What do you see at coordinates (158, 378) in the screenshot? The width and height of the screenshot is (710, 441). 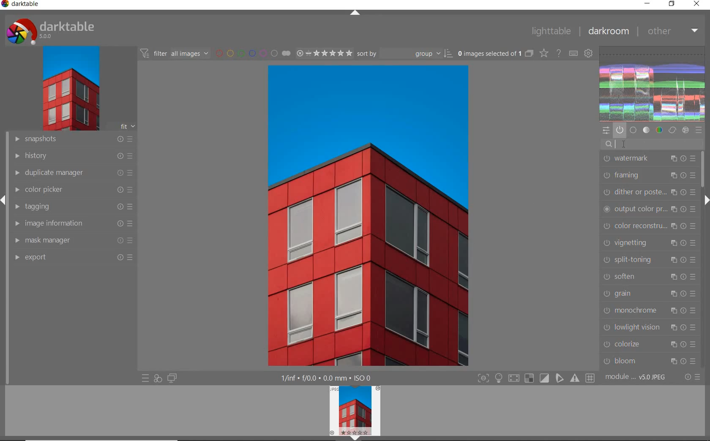 I see `quick access for applying any of your style` at bounding box center [158, 378].